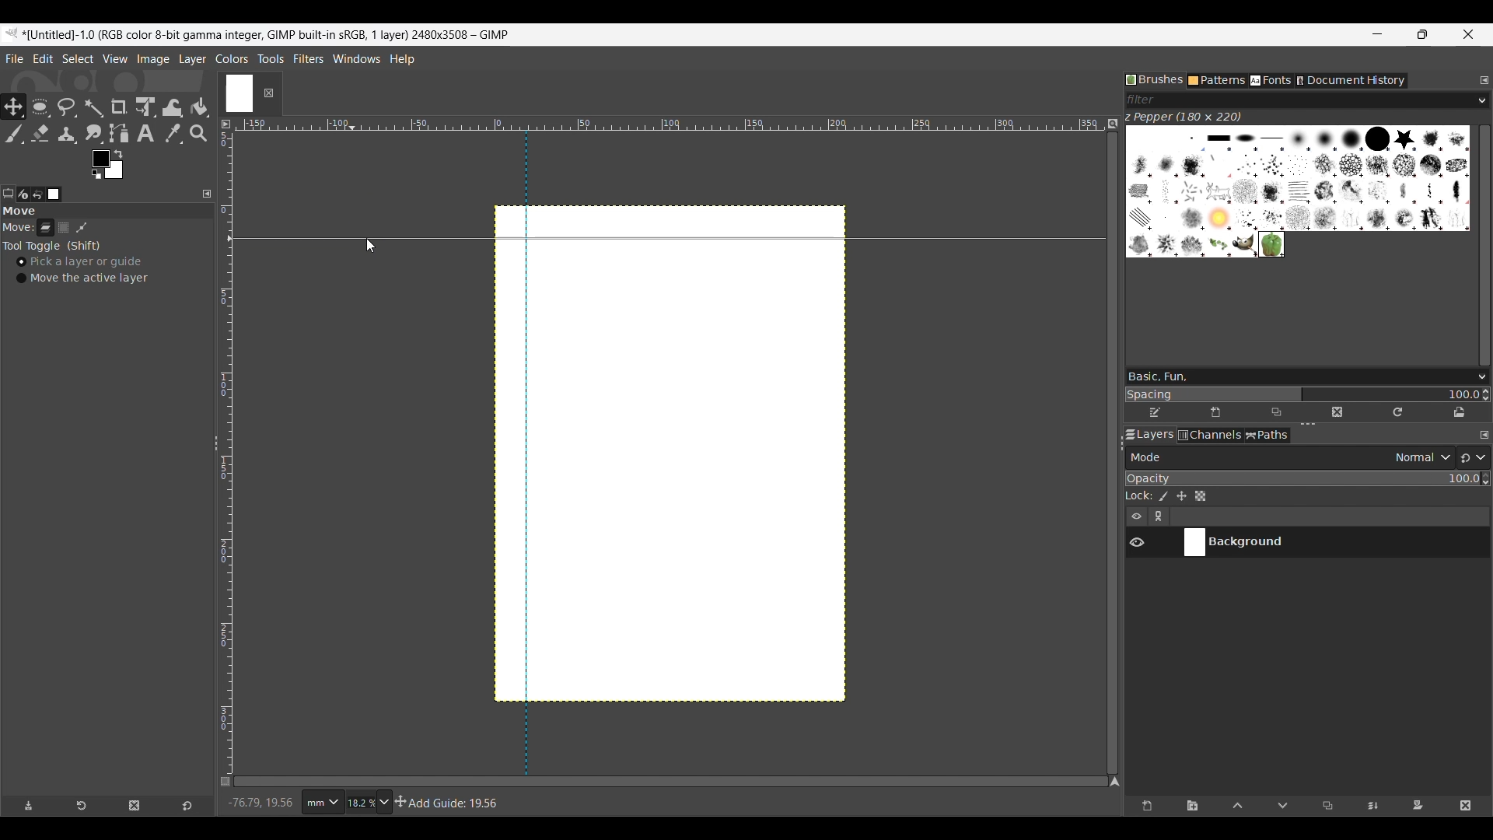 Image resolution: width=1493 pixels, height=840 pixels. What do you see at coordinates (107, 164) in the screenshot?
I see `Foreground color` at bounding box center [107, 164].